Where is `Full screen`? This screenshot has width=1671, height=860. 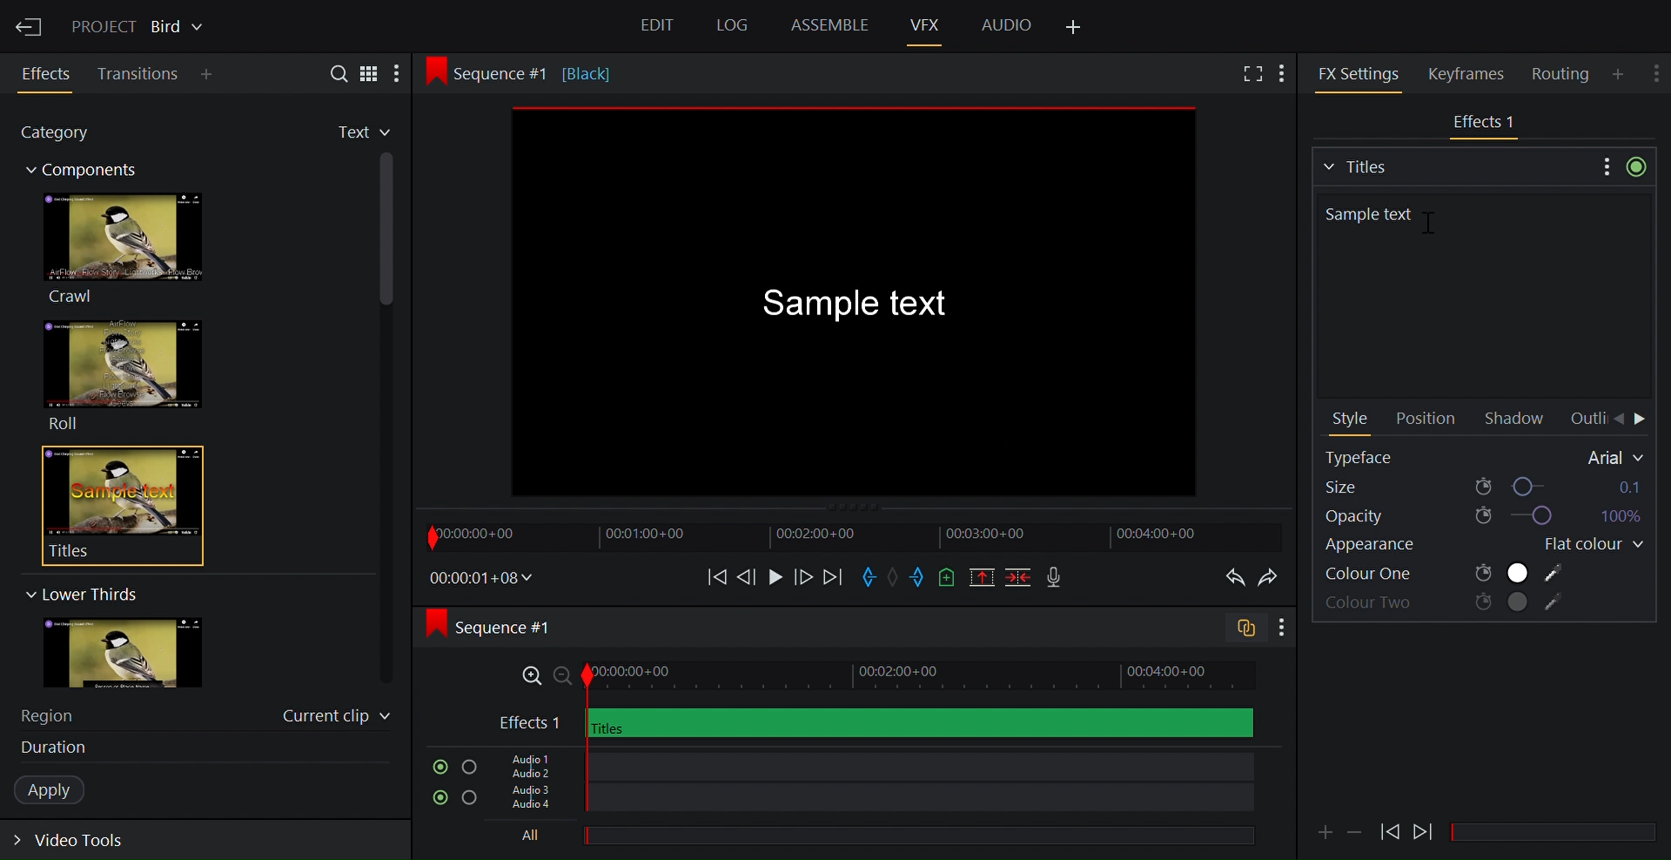
Full screen is located at coordinates (1250, 75).